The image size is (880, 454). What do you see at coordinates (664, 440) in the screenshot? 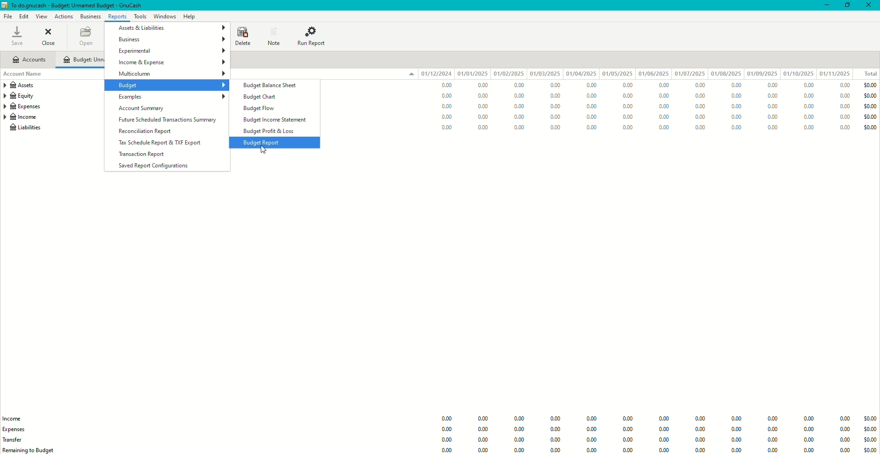
I see `0.00` at bounding box center [664, 440].